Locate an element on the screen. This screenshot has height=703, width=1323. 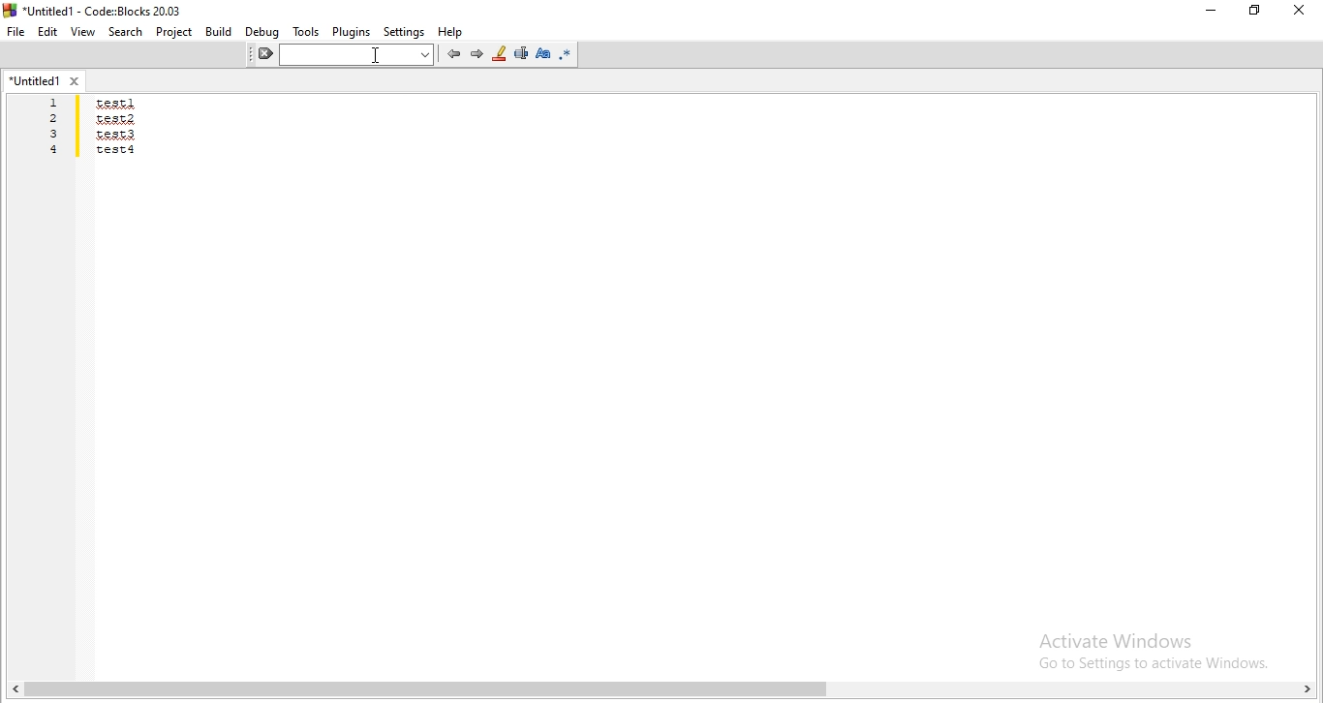
match case is located at coordinates (543, 52).